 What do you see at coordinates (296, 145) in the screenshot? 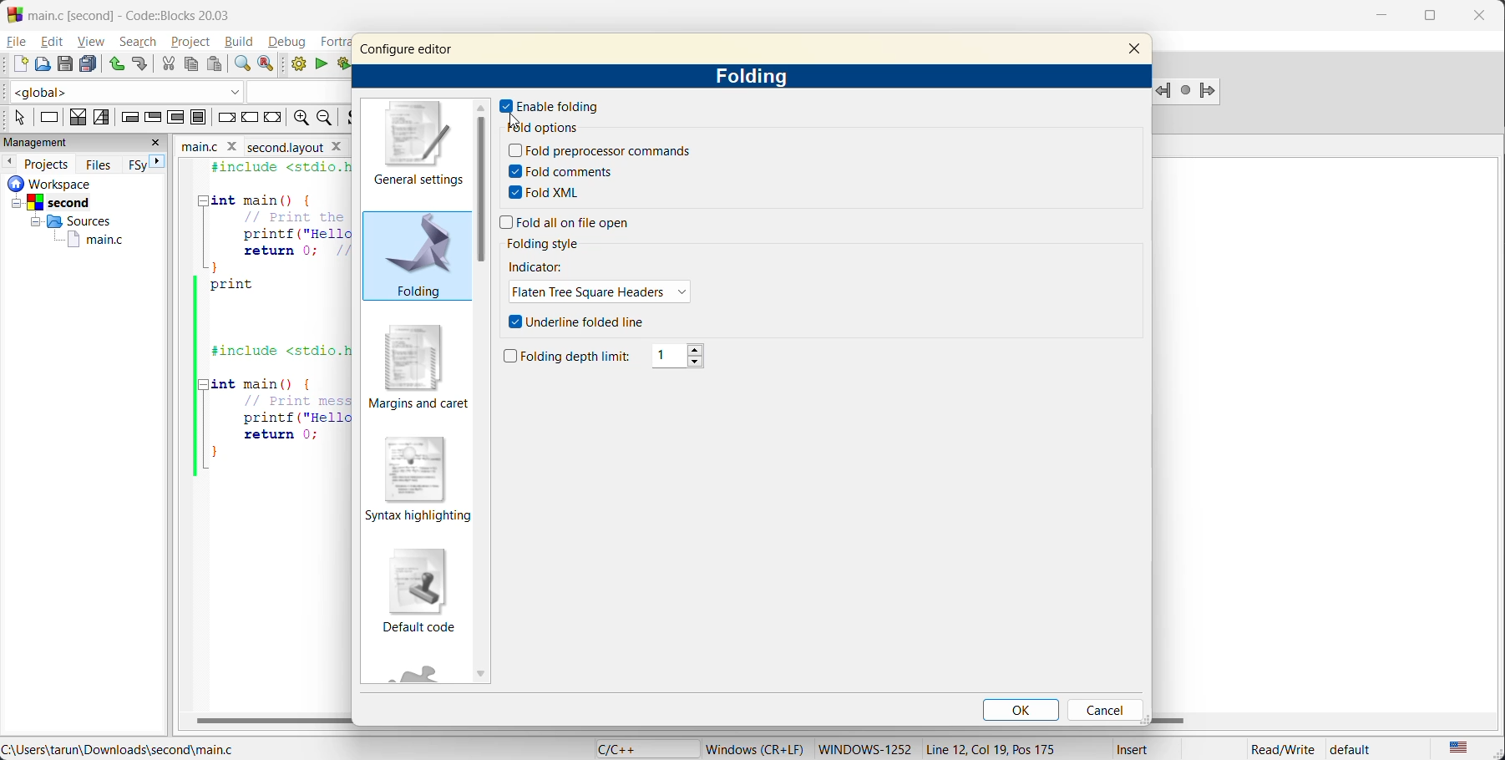
I see `Second layout` at bounding box center [296, 145].